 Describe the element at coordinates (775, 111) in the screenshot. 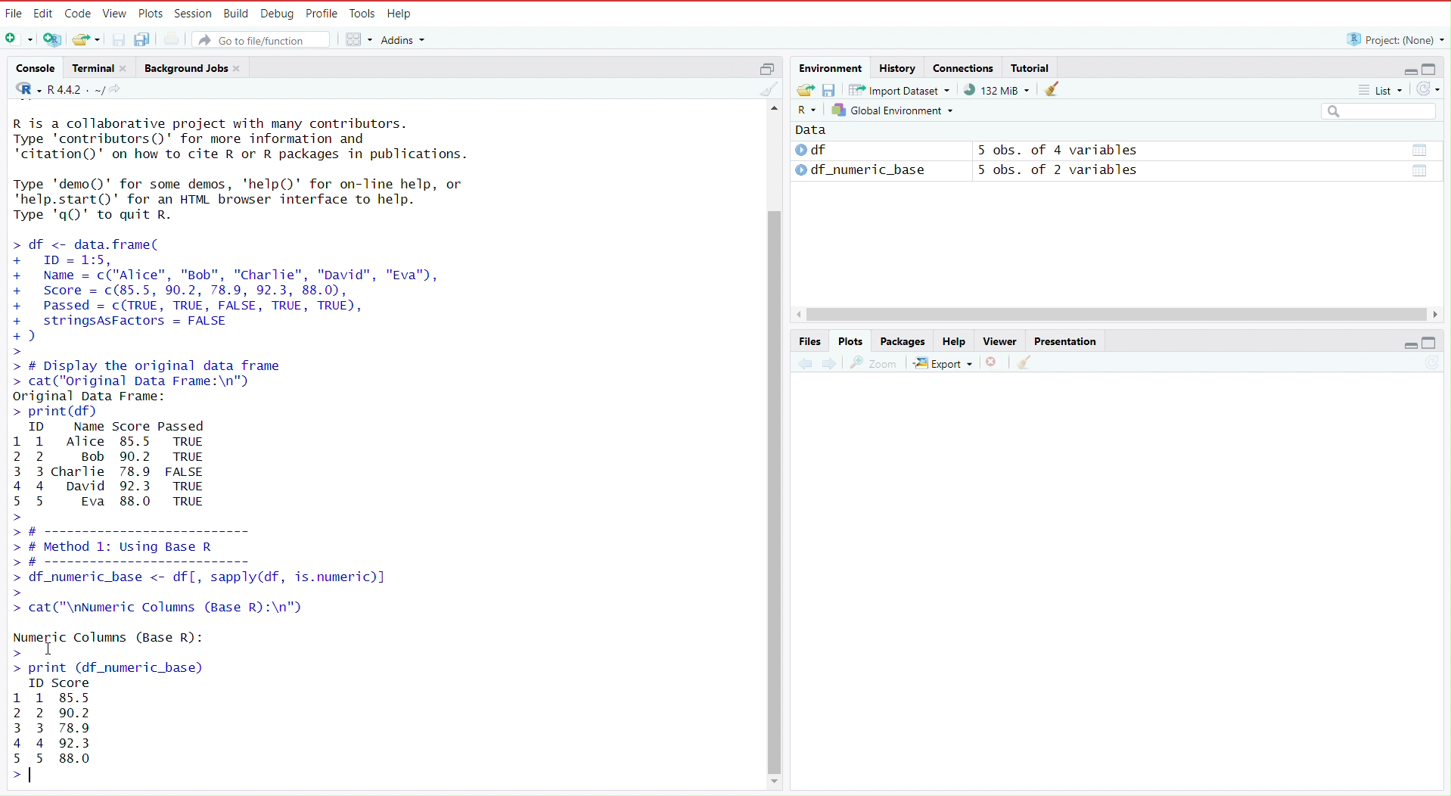

I see `Move up` at that location.